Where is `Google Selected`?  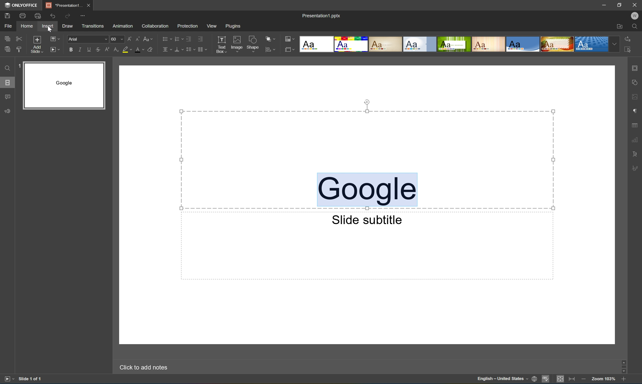 Google Selected is located at coordinates (366, 190).